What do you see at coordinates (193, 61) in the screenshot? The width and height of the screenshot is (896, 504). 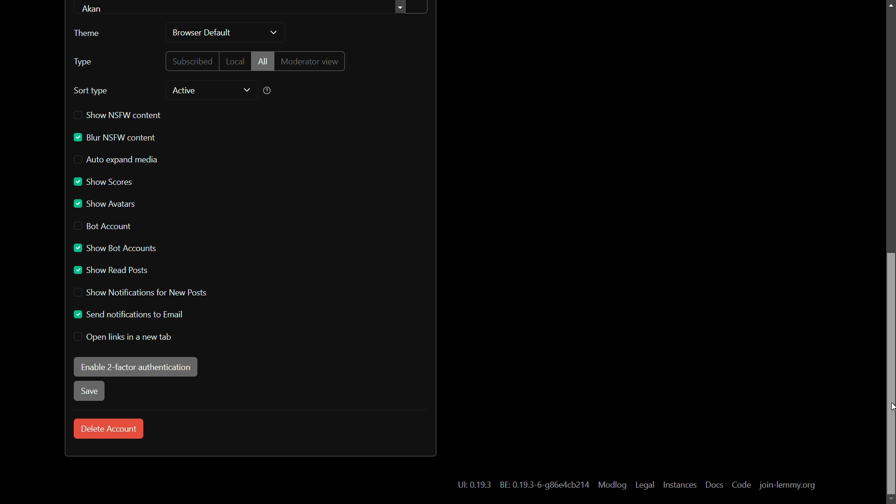 I see `subscribed` at bounding box center [193, 61].